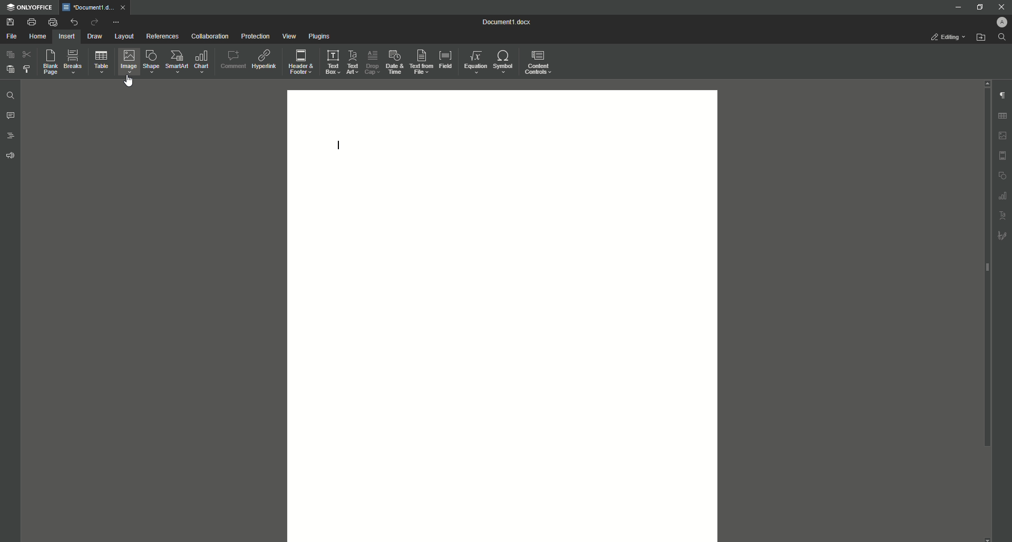 This screenshot has width=1012, height=542. What do you see at coordinates (101, 62) in the screenshot?
I see `Table` at bounding box center [101, 62].